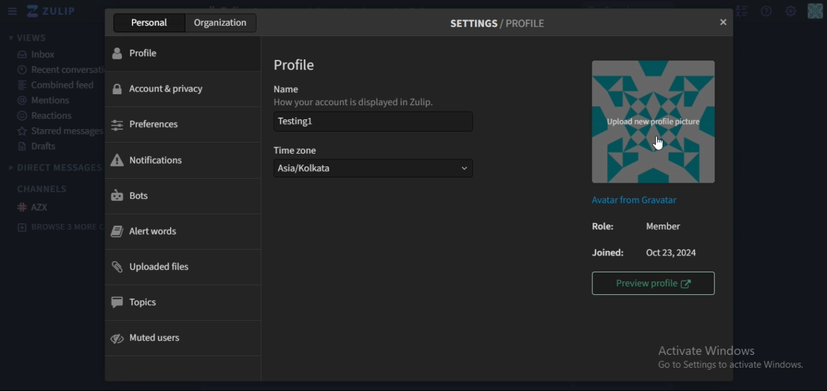 The height and width of the screenshot is (391, 827). Describe the element at coordinates (41, 146) in the screenshot. I see `drafts` at that location.